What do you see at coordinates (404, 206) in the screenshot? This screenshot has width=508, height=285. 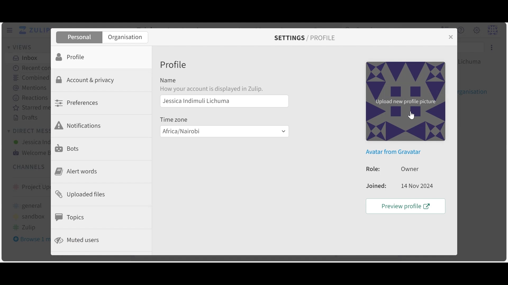 I see `Preview Profile` at bounding box center [404, 206].